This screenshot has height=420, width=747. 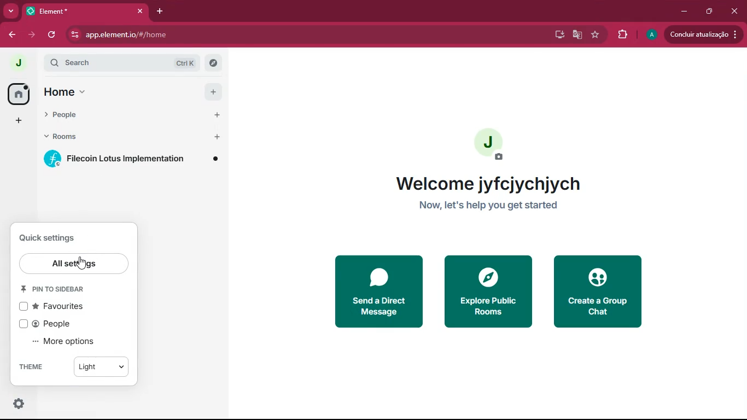 What do you see at coordinates (68, 342) in the screenshot?
I see `more options` at bounding box center [68, 342].